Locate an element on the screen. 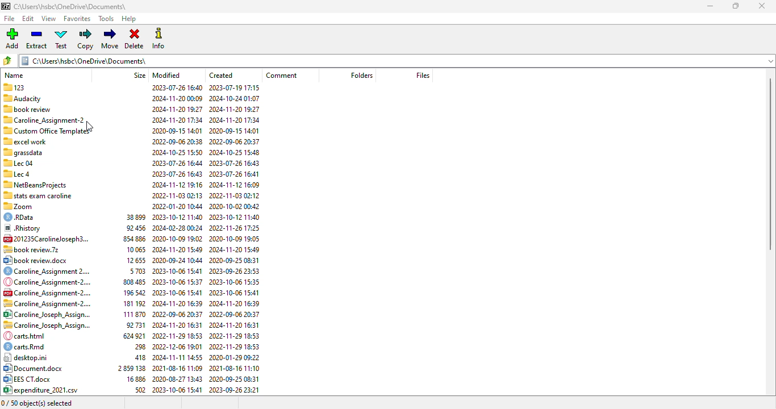 The image size is (776, 409).  Rhistory is located at coordinates (25, 227).